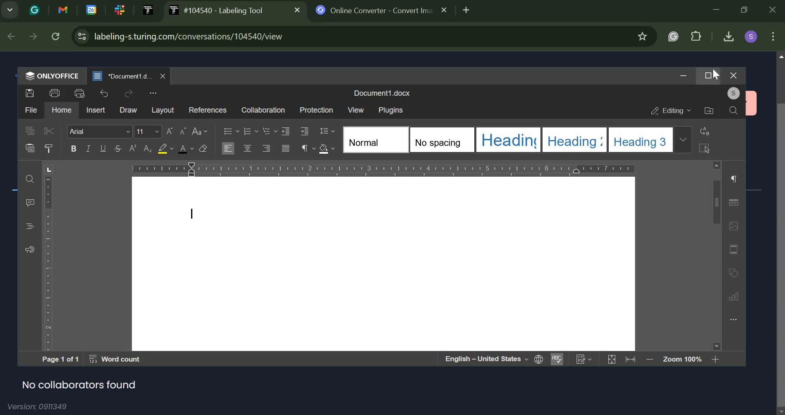 The height and width of the screenshot is (415, 785). What do you see at coordinates (773, 37) in the screenshot?
I see `more` at bounding box center [773, 37].